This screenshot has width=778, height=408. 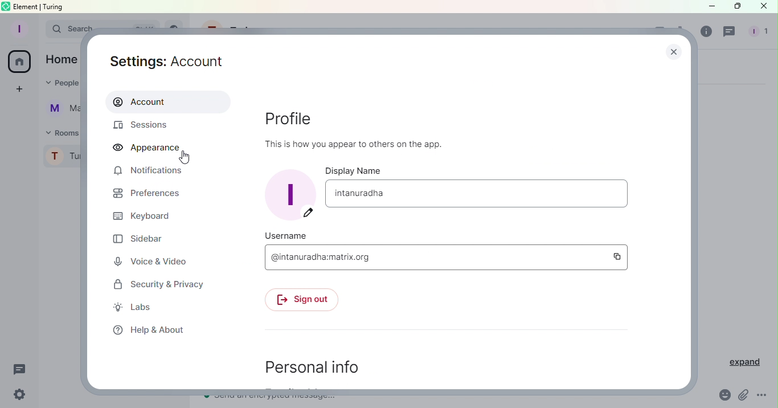 I want to click on Create a space, so click(x=19, y=89).